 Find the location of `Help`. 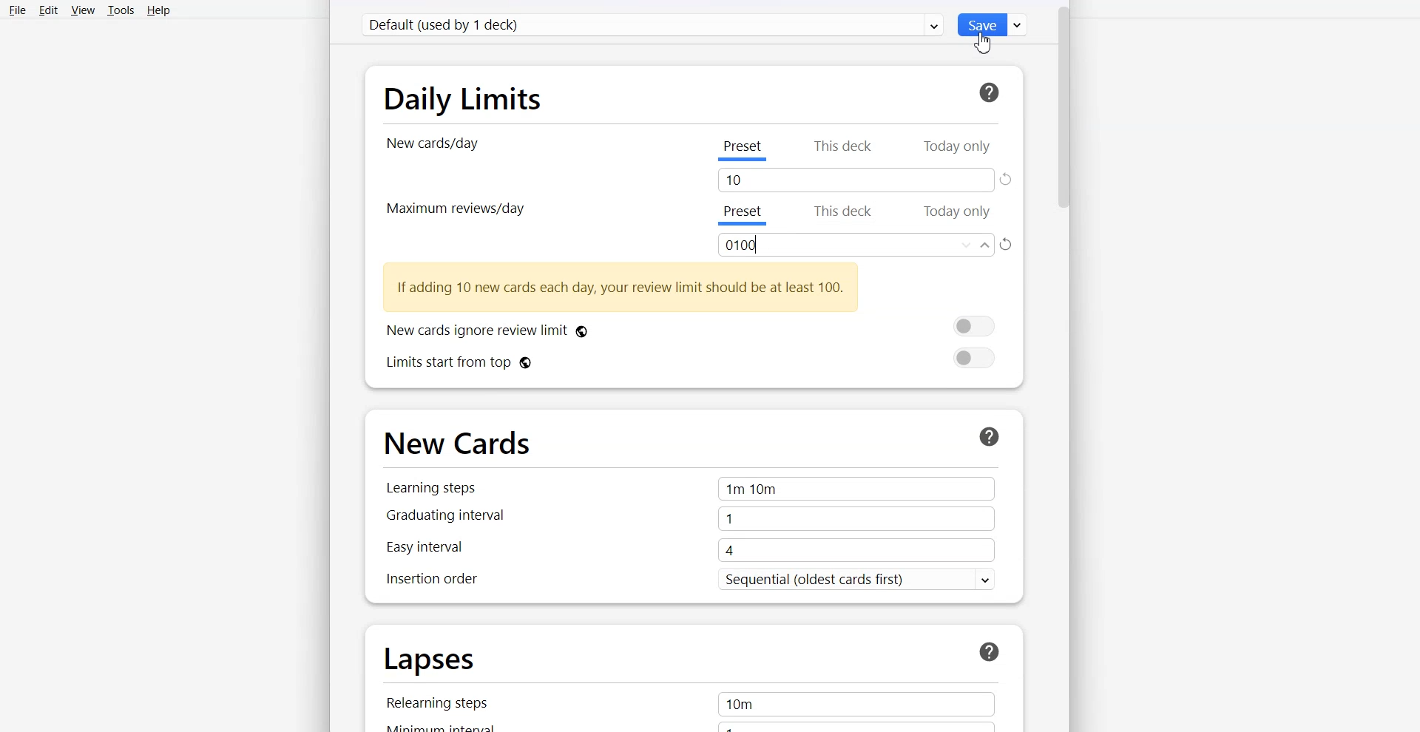

Help is located at coordinates (992, 652).